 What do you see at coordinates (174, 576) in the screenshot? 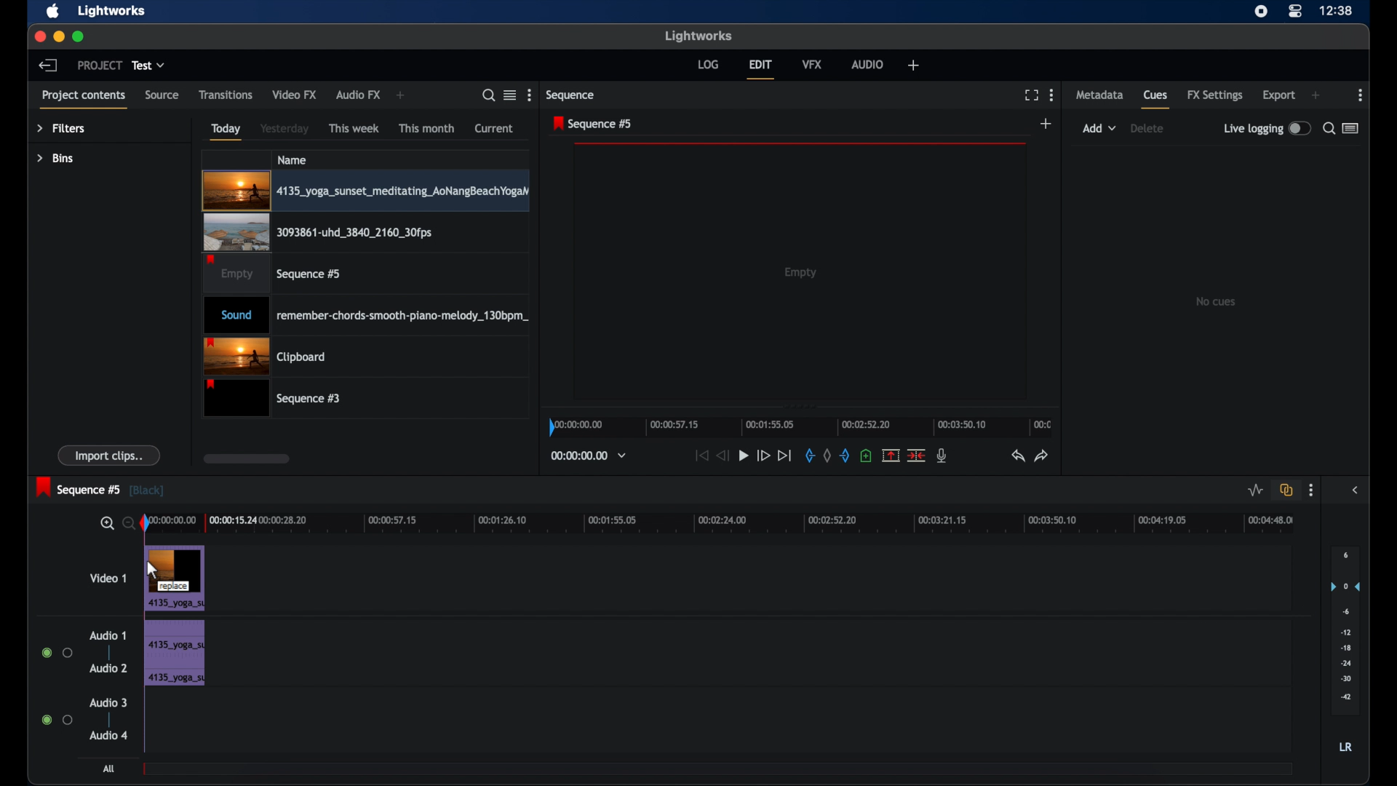
I see `video clip` at bounding box center [174, 576].